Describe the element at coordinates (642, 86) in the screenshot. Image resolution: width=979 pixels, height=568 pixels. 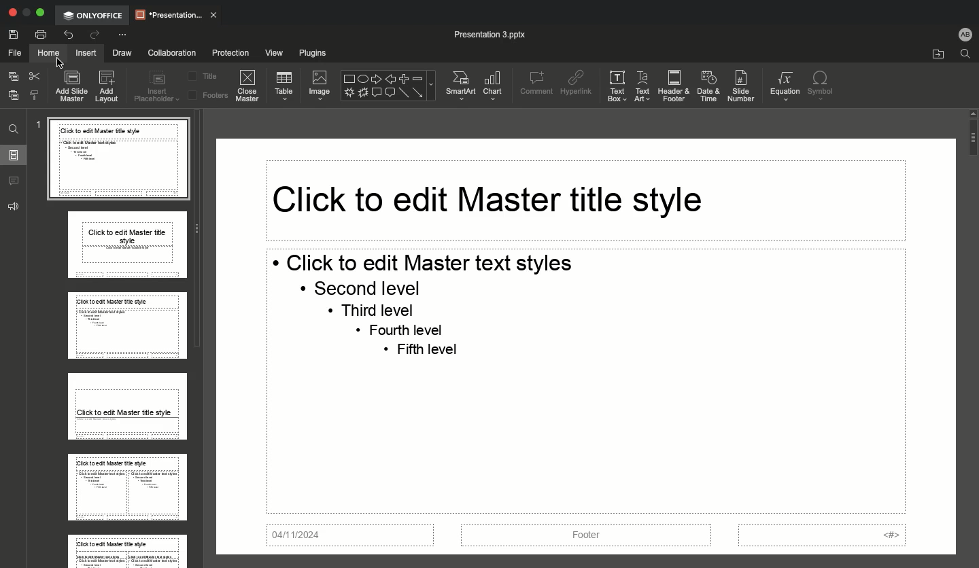
I see `Text art` at that location.